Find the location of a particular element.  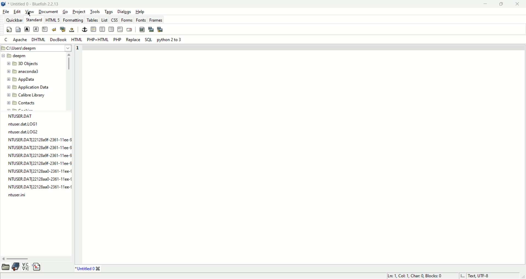

email is located at coordinates (129, 29).